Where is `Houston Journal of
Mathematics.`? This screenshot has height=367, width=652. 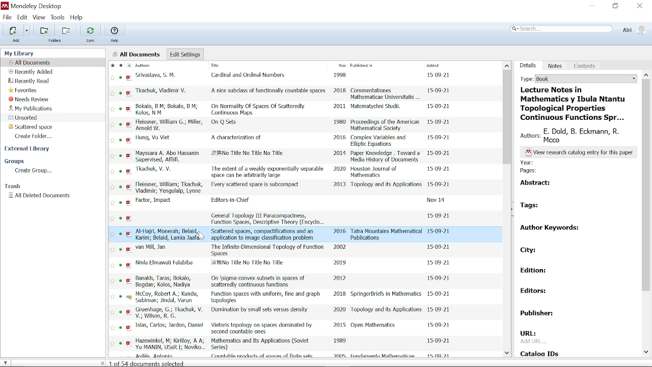
Houston Journal of
Mathematics. is located at coordinates (377, 172).